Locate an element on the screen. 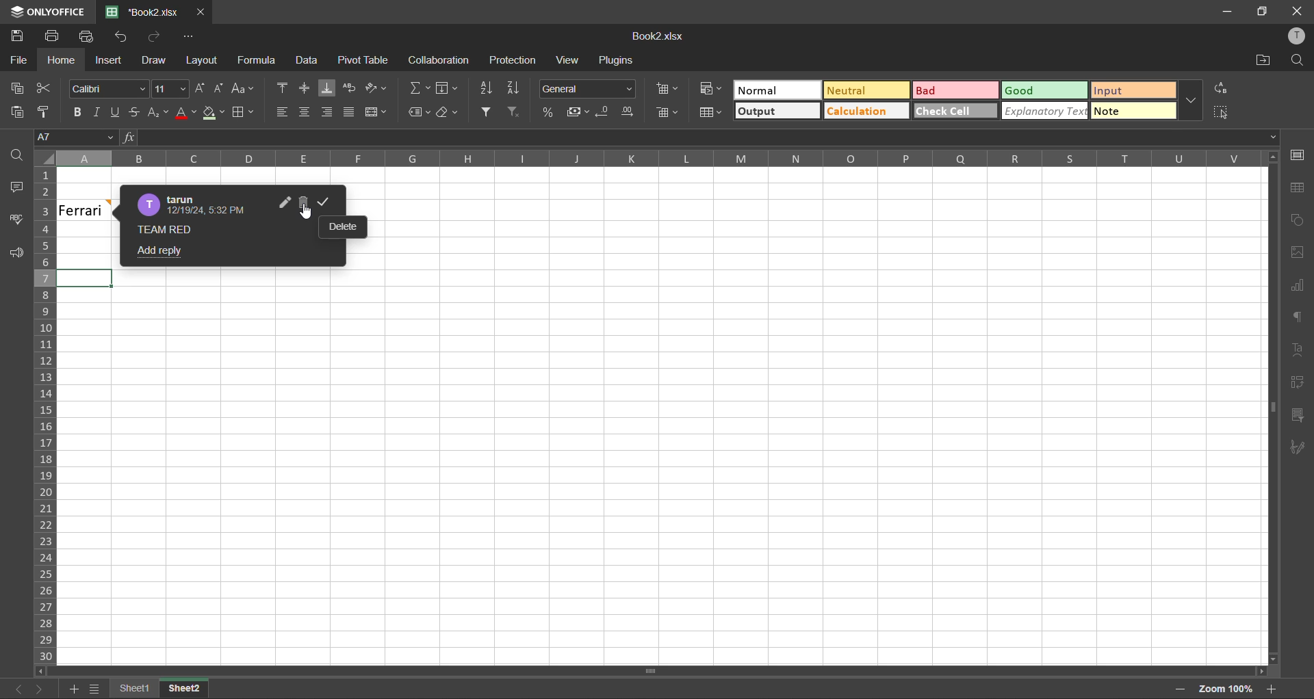 The width and height of the screenshot is (1314, 699). replace is located at coordinates (1217, 88).